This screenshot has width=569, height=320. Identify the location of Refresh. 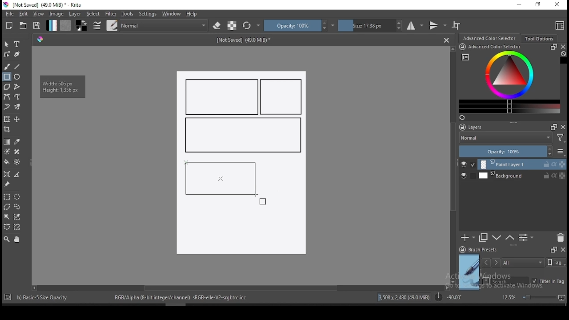
(465, 118).